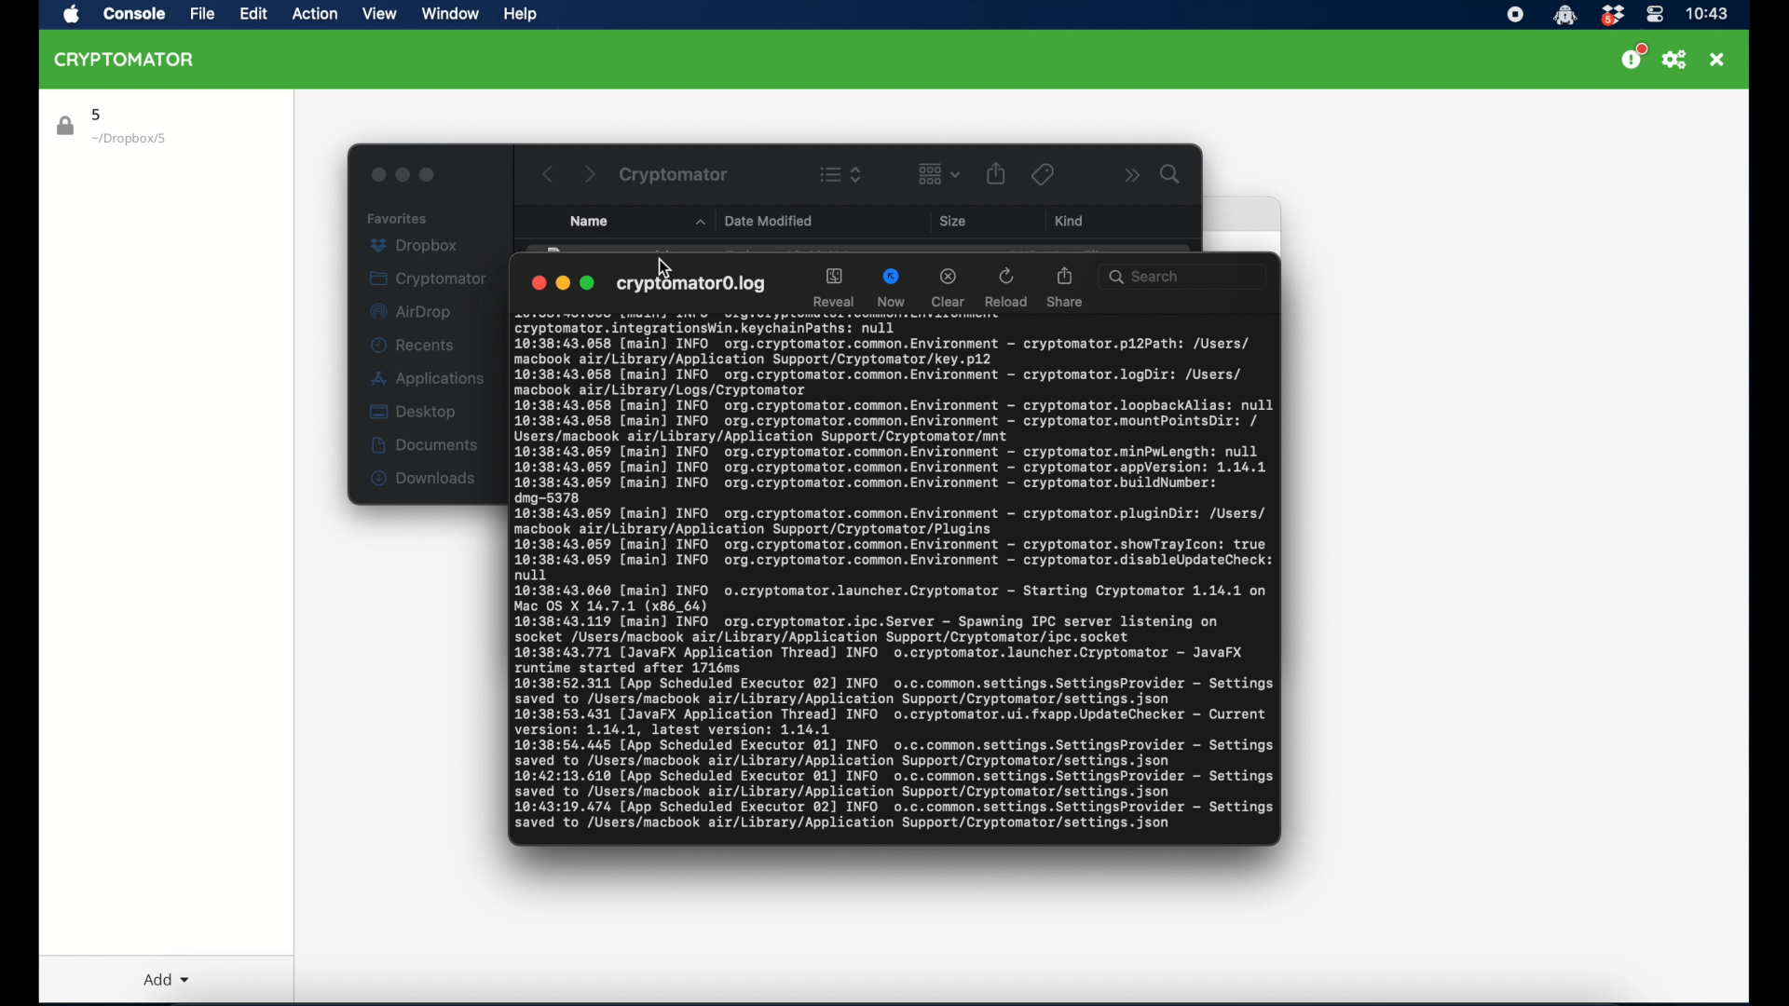 This screenshot has width=1789, height=1006. I want to click on now, so click(890, 276).